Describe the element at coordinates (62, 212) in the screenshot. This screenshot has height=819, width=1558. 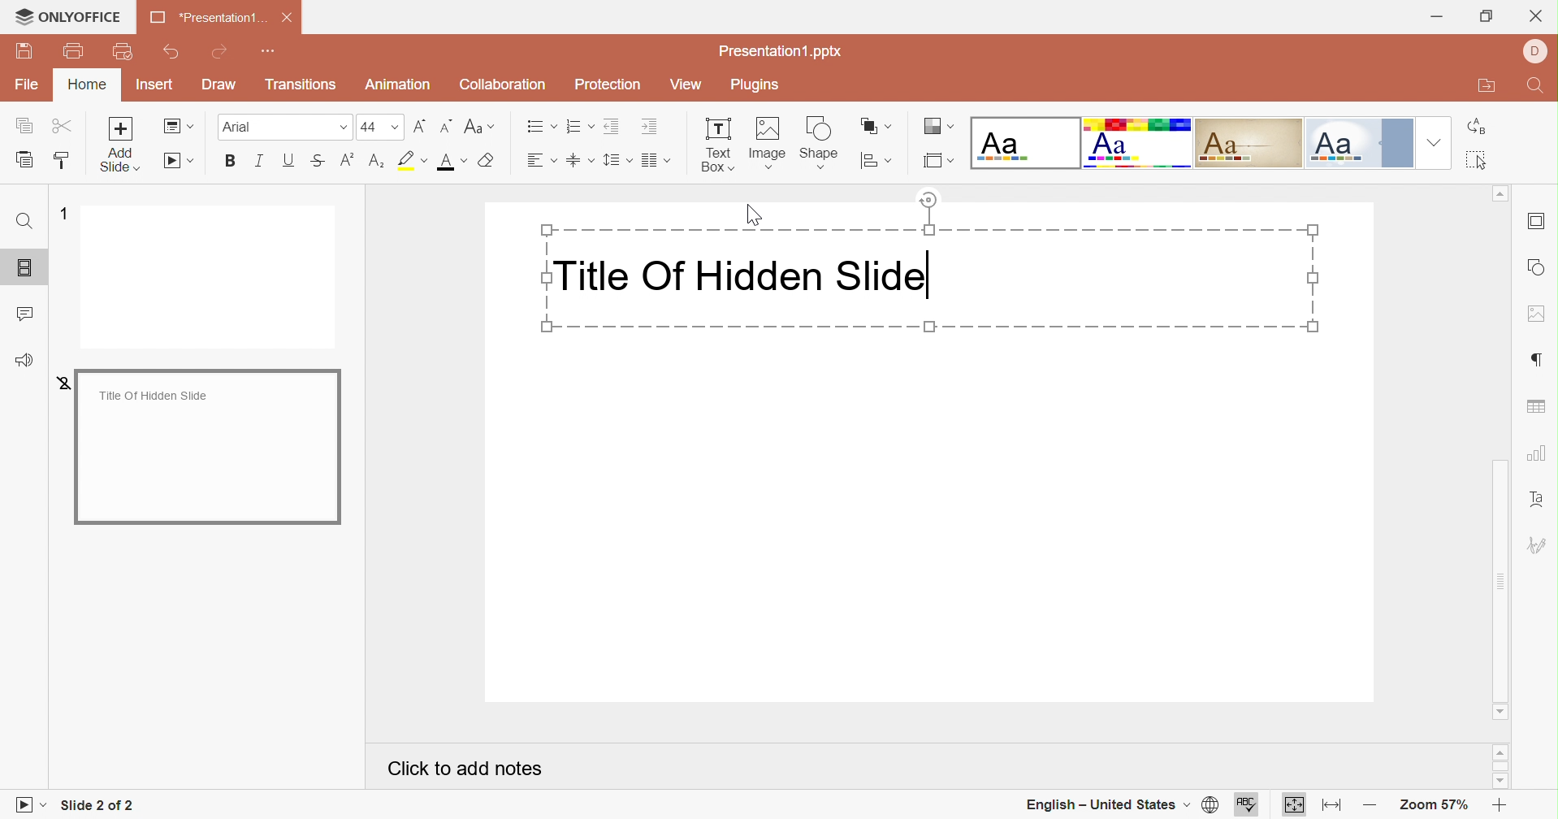
I see `1` at that location.